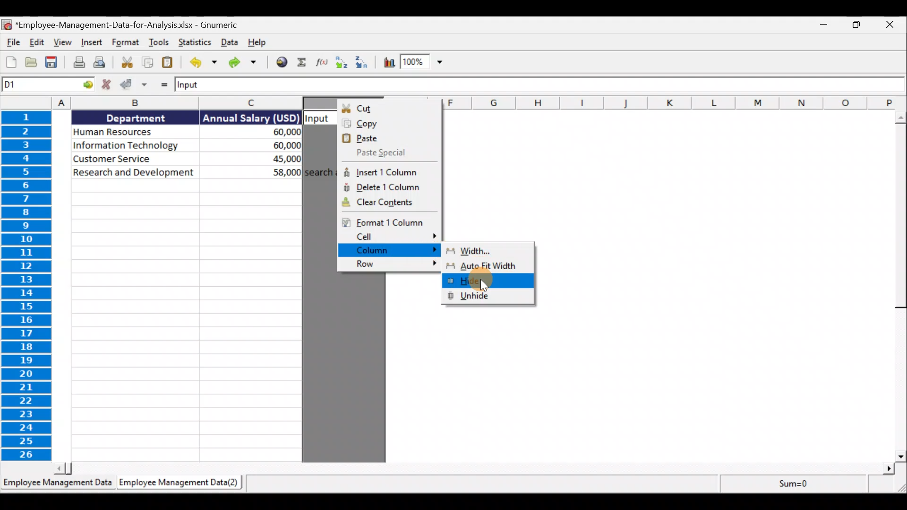 The height and width of the screenshot is (510, 907). What do you see at coordinates (542, 85) in the screenshot?
I see `Formula bar` at bounding box center [542, 85].